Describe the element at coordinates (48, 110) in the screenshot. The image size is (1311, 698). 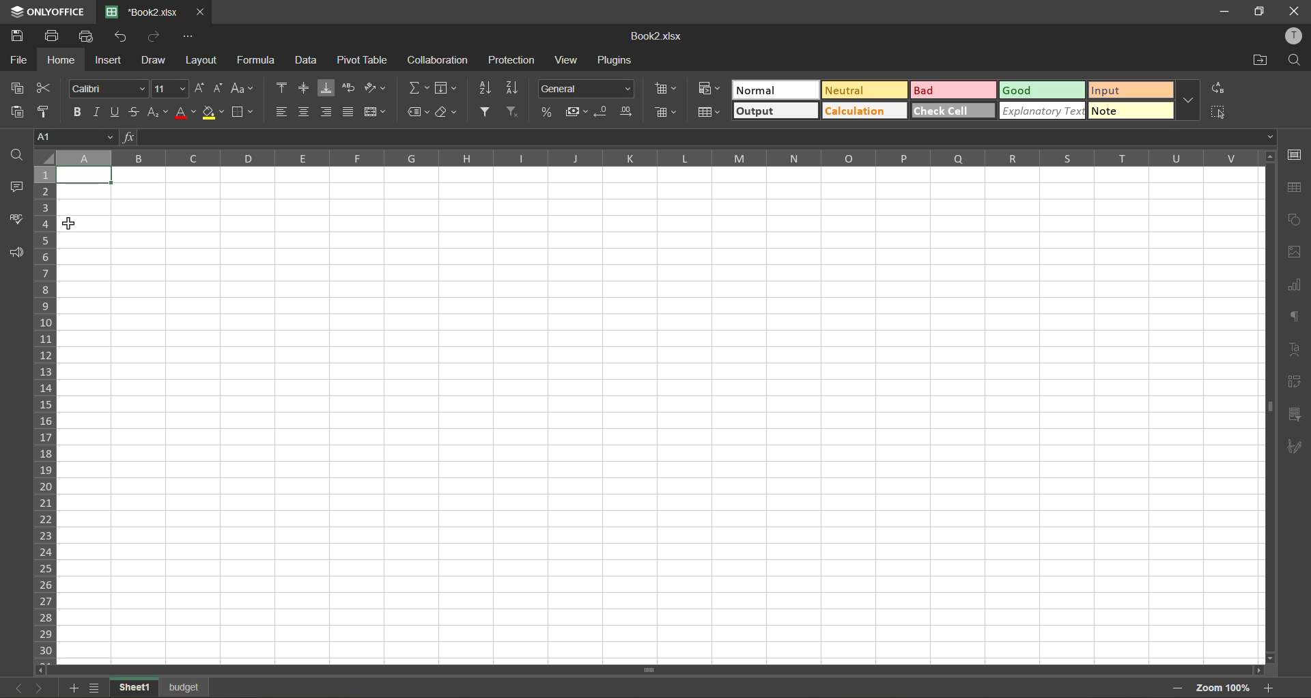
I see `copy style` at that location.